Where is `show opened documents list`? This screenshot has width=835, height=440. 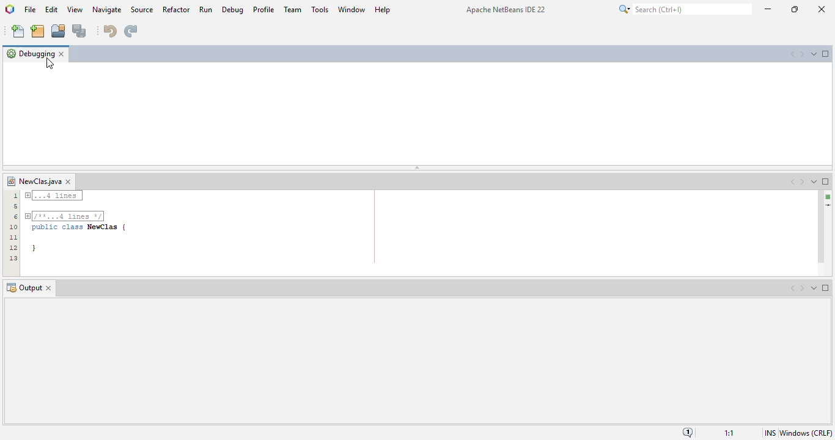
show opened documents list is located at coordinates (814, 182).